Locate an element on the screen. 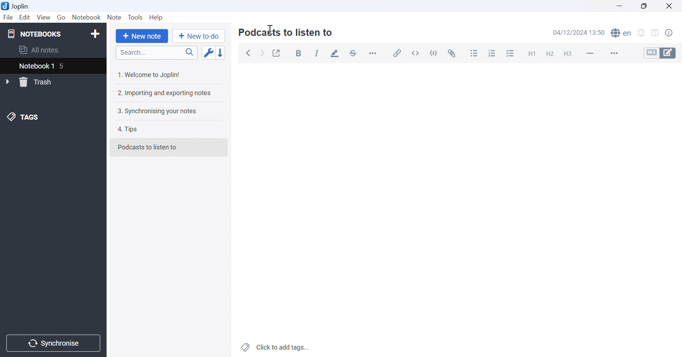  Toggle sort order field is located at coordinates (208, 53).